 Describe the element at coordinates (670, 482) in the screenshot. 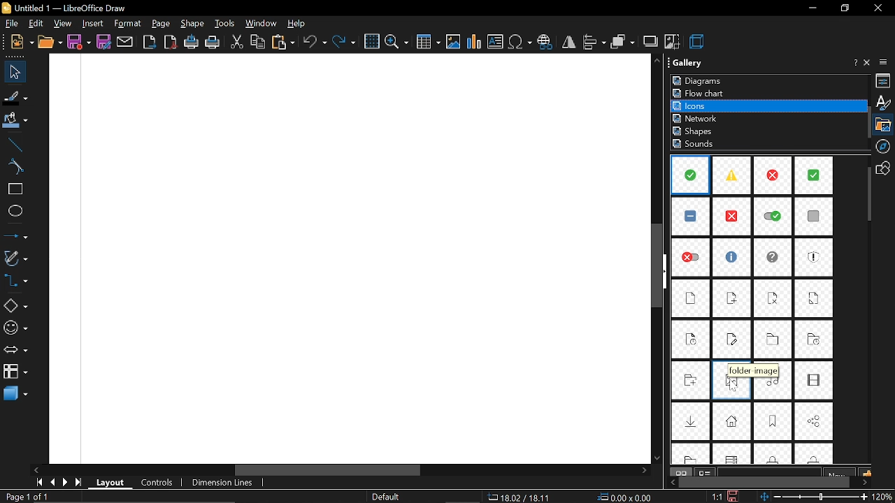

I see `move left` at that location.